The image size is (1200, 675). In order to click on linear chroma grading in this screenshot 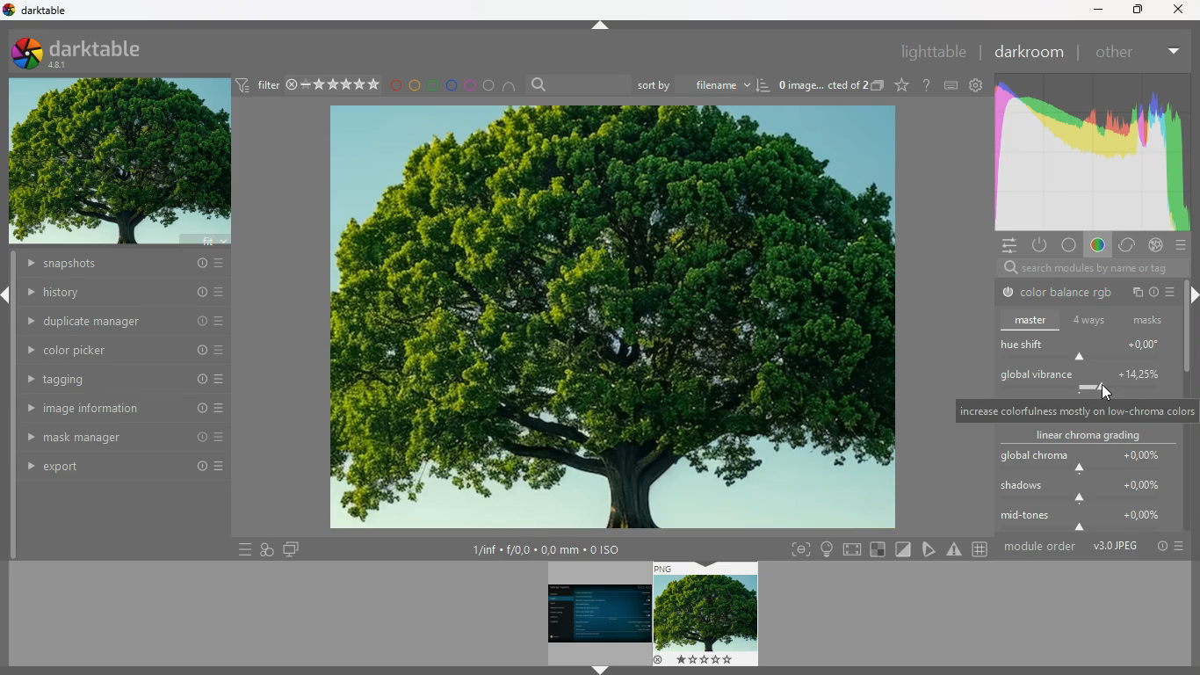, I will do `click(1085, 436)`.